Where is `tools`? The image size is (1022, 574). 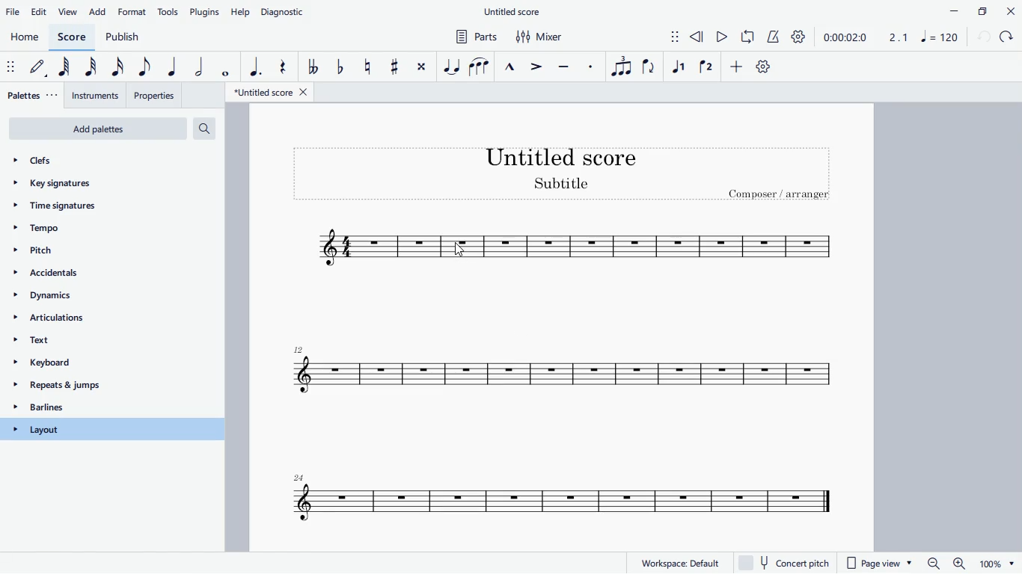 tools is located at coordinates (169, 10).